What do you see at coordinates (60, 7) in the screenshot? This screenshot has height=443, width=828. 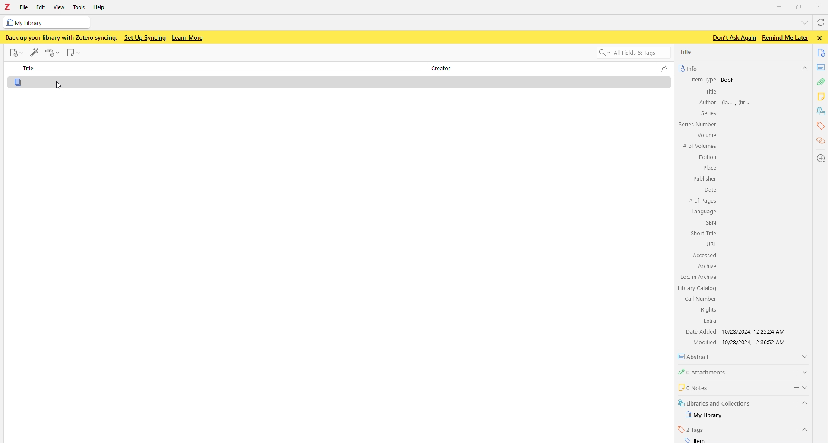 I see `View` at bounding box center [60, 7].